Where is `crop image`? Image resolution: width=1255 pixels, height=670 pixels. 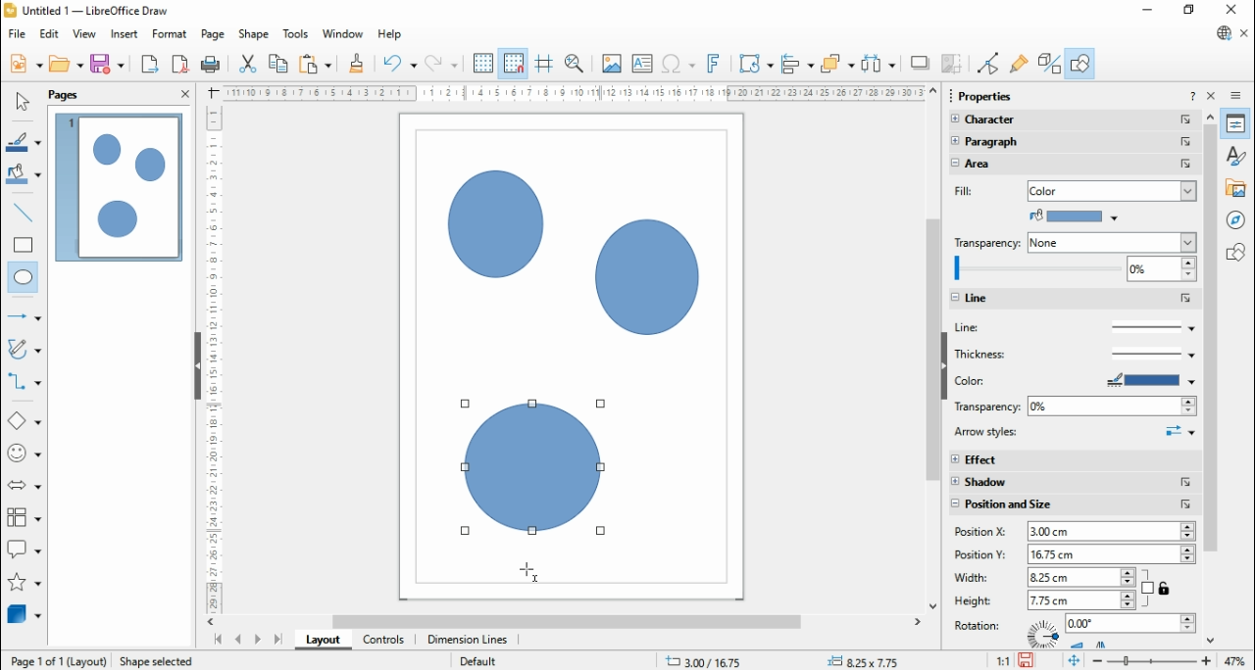
crop image is located at coordinates (954, 64).